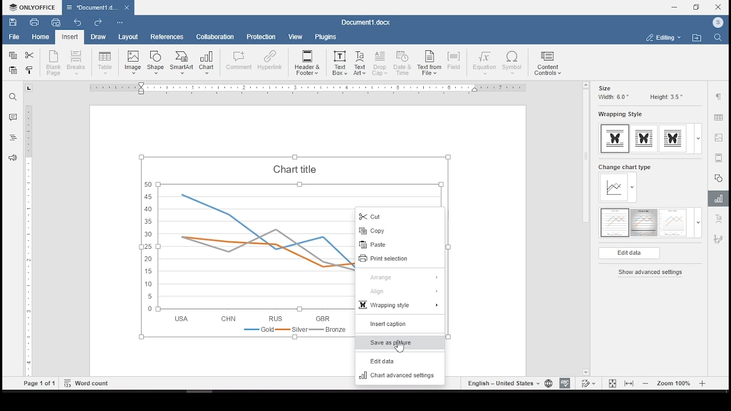  Describe the element at coordinates (645, 223) in the screenshot. I see `chart style 2` at that location.